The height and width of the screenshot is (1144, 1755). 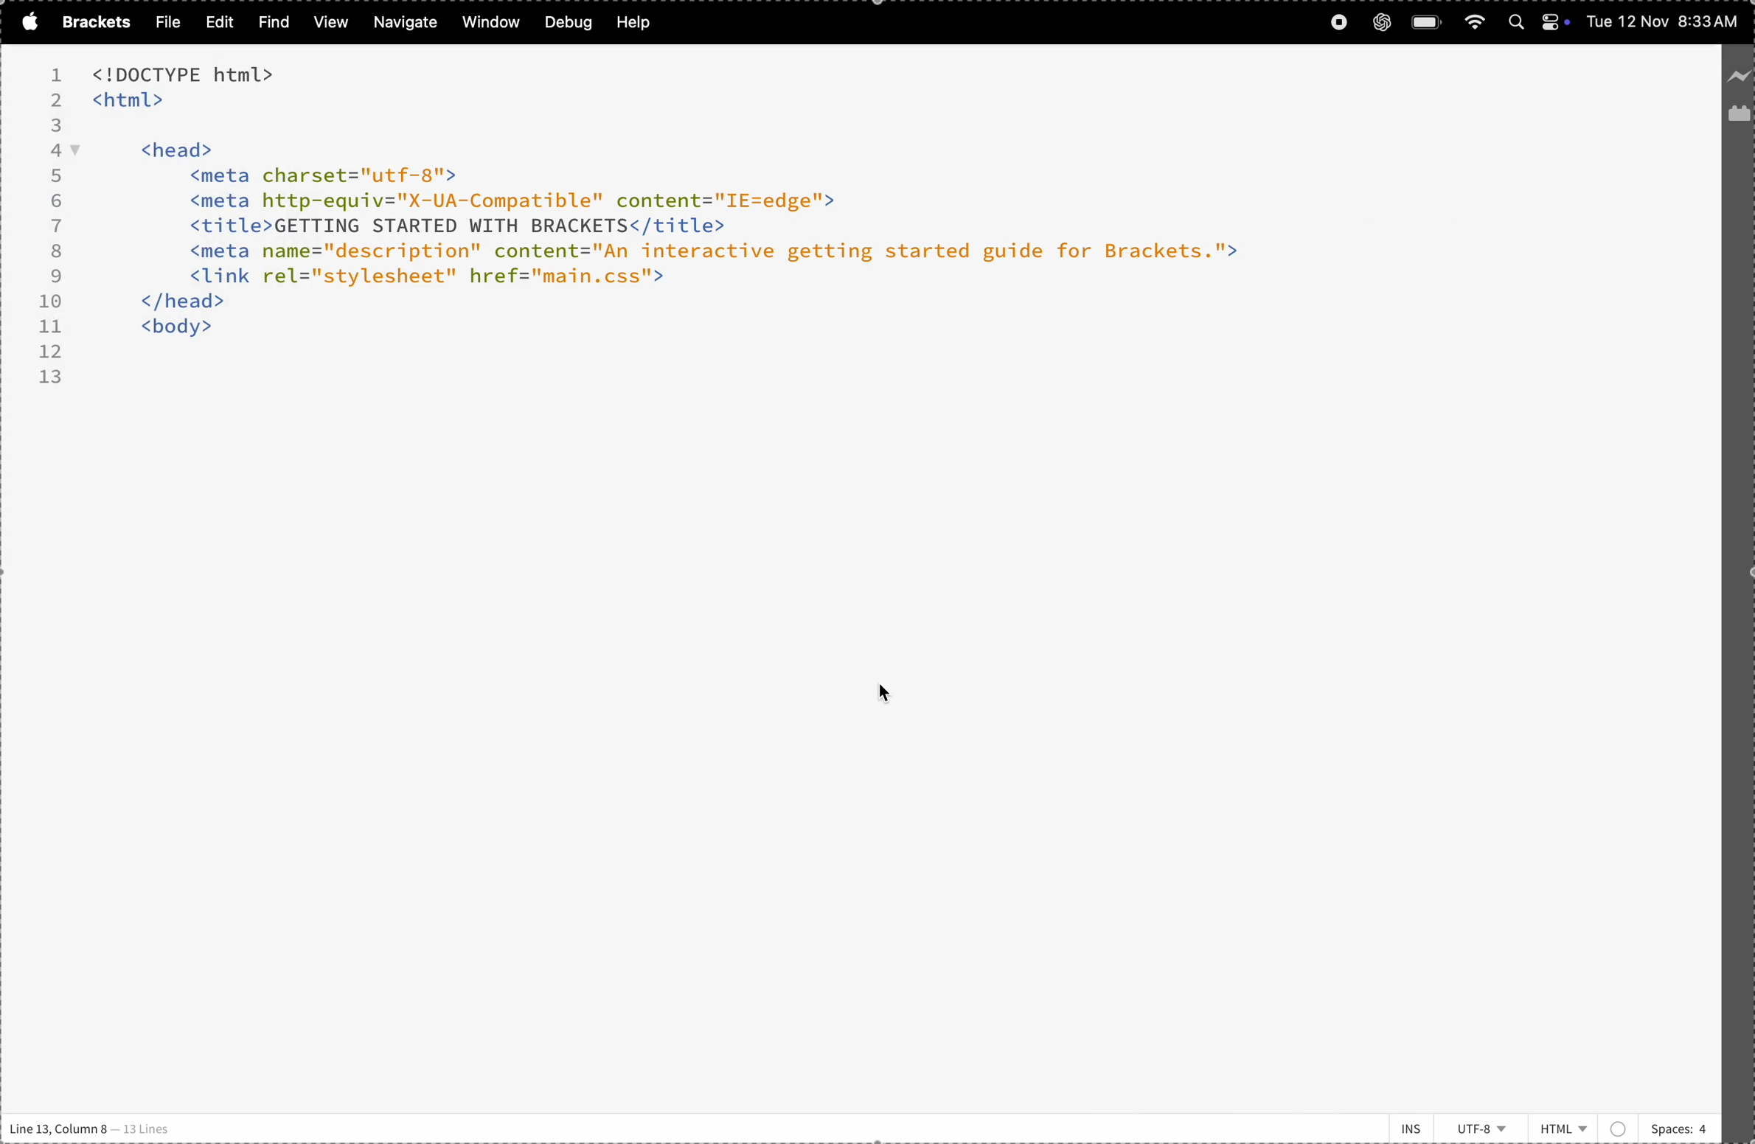 I want to click on Search icon, so click(x=1518, y=23).